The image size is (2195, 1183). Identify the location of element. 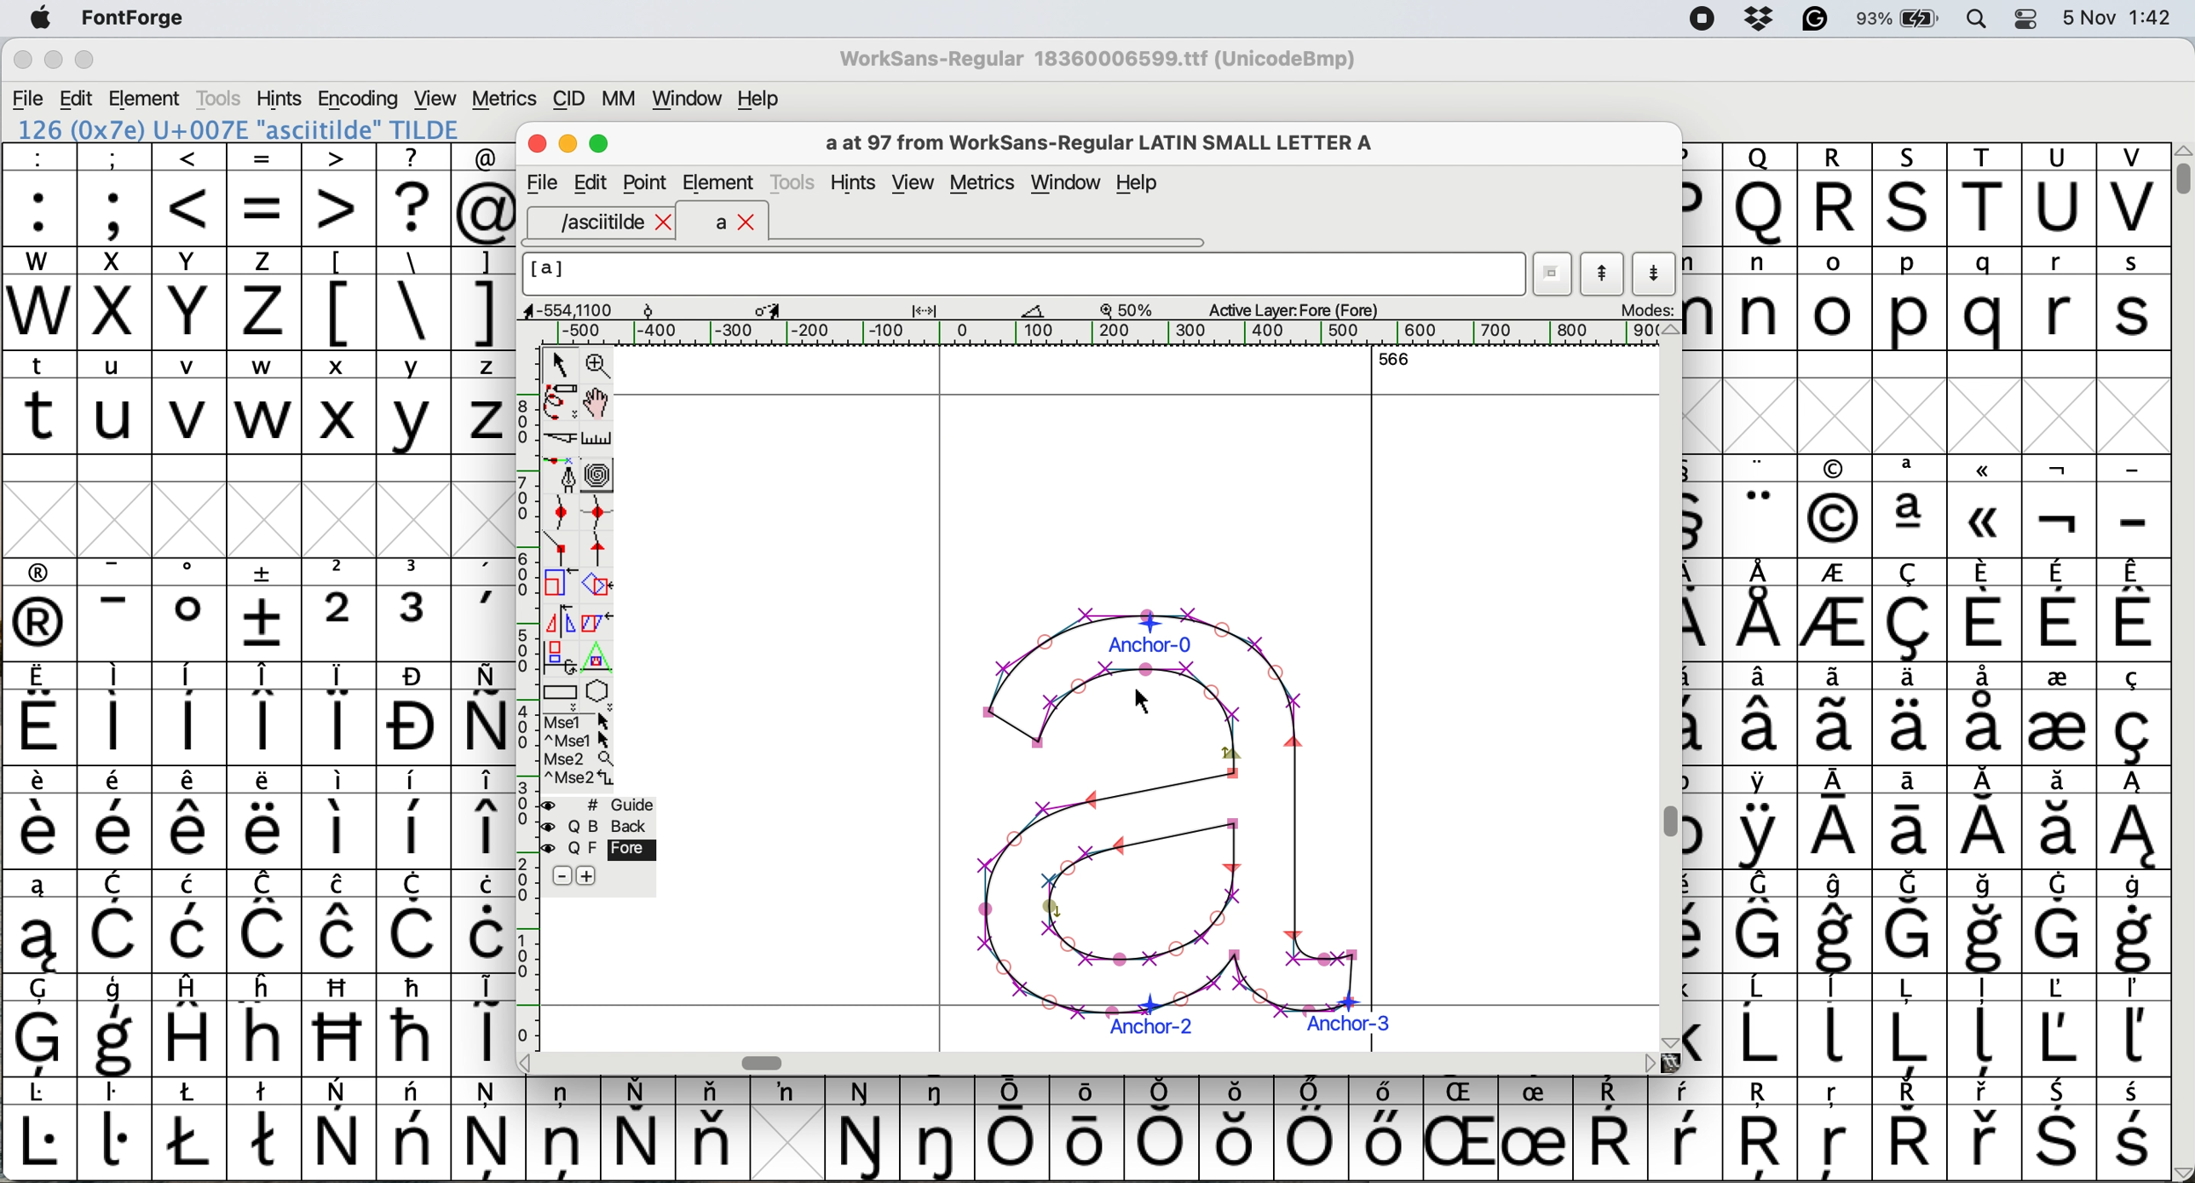
(147, 98).